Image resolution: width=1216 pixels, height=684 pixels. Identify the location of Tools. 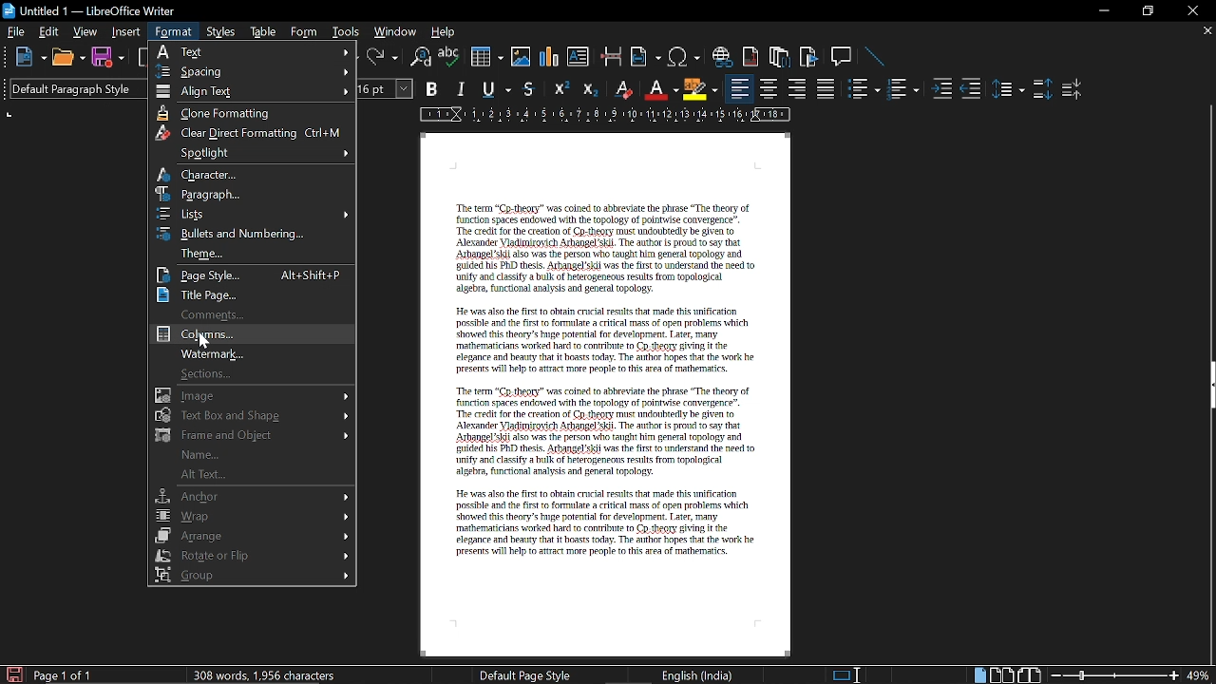
(346, 31).